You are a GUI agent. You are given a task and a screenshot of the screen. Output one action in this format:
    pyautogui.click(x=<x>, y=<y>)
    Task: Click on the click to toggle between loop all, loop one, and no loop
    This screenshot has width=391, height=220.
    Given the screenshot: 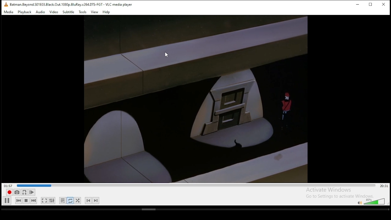 What is the action you would take?
    pyautogui.click(x=70, y=200)
    